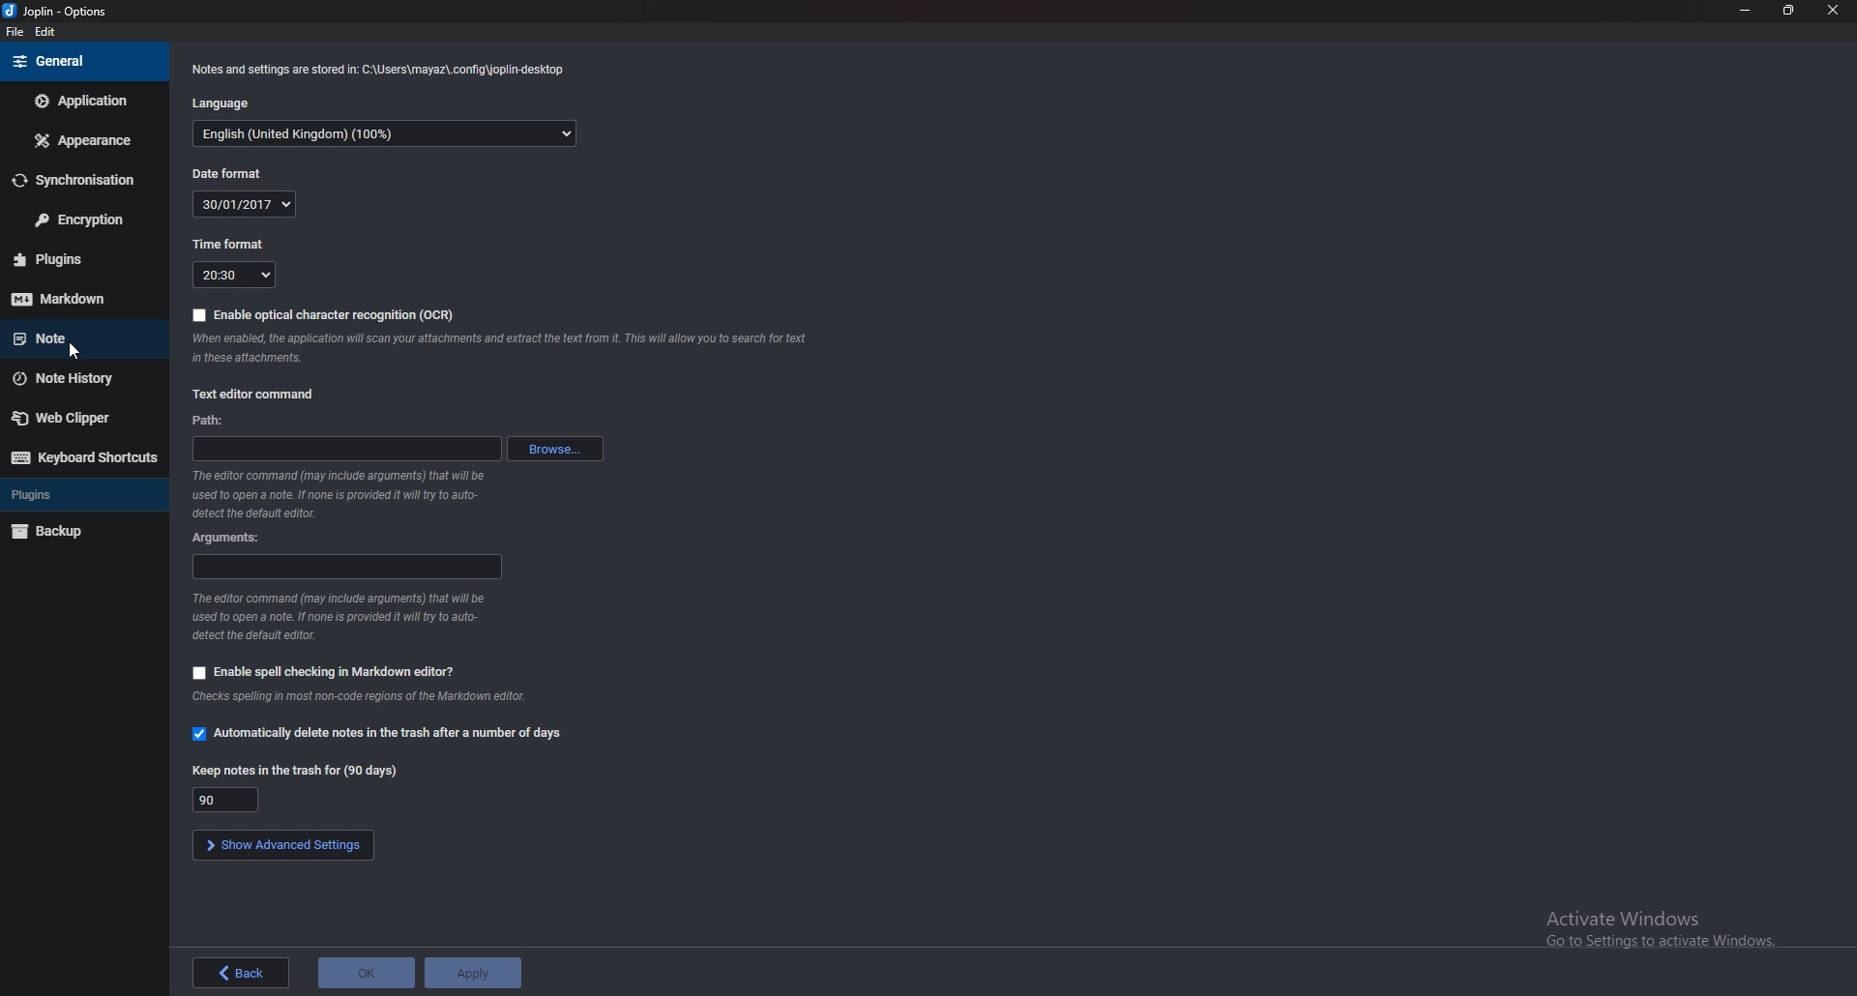 The height and width of the screenshot is (996, 1857). I want to click on Keyboard shortcuts, so click(82, 457).